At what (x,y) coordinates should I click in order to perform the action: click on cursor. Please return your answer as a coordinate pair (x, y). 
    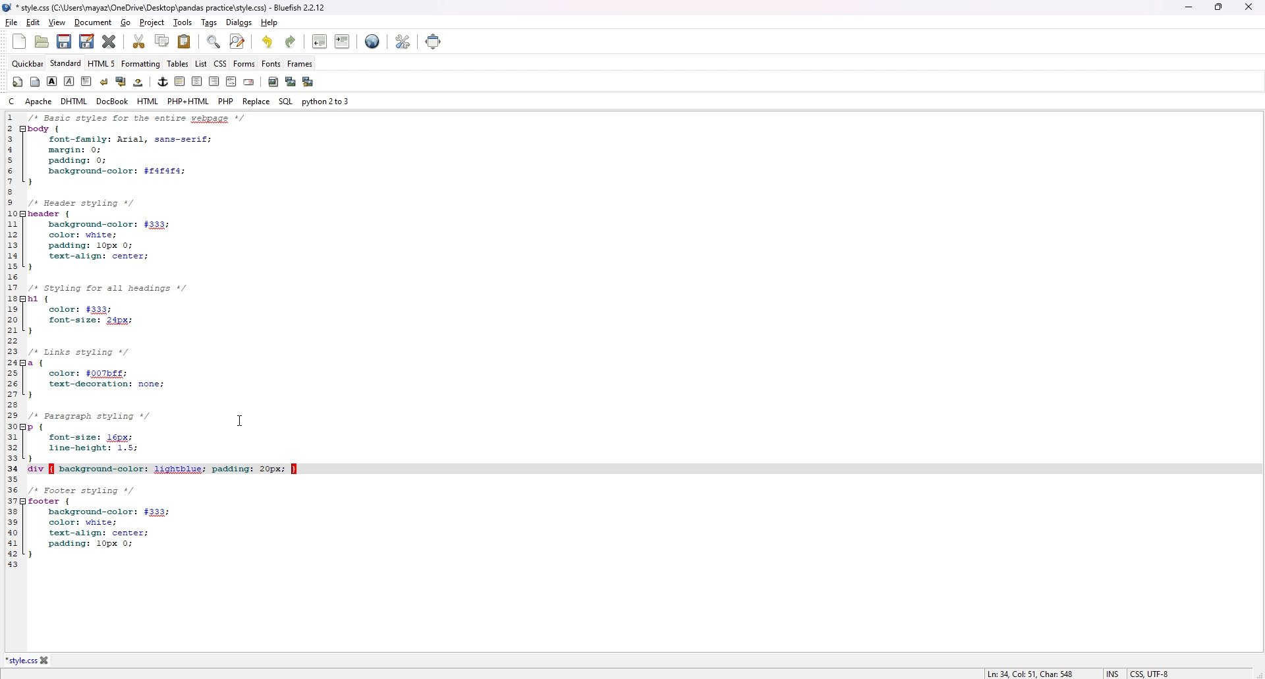
    Looking at the image, I should click on (240, 423).